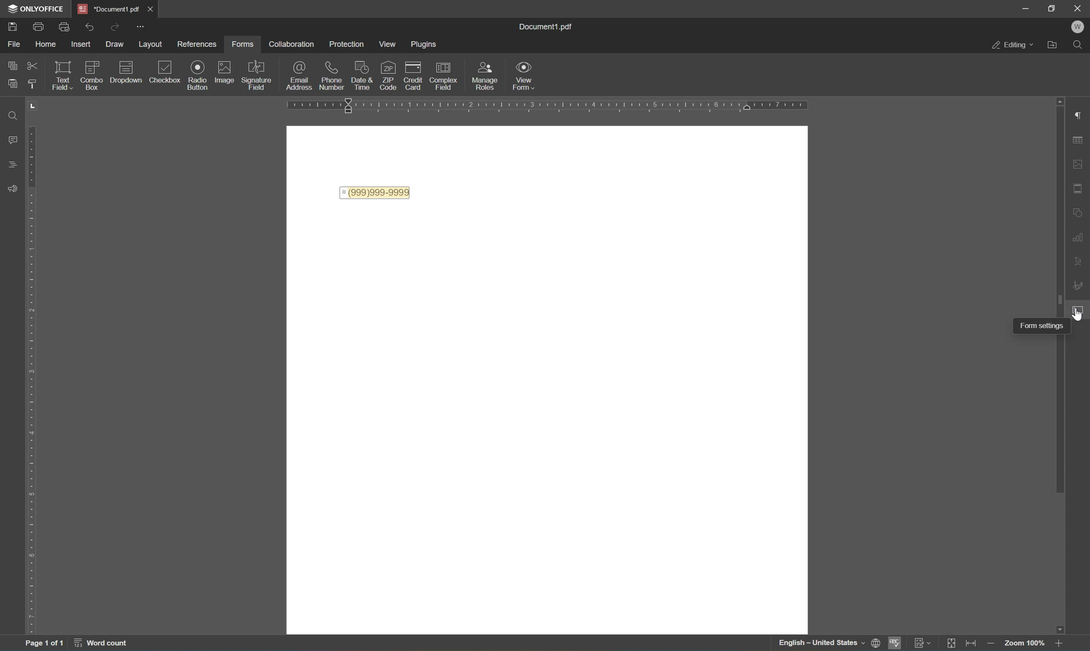  I want to click on icon, so click(364, 72).